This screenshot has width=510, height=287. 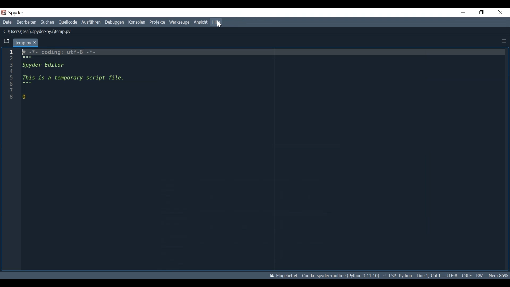 I want to click on Run, so click(x=91, y=22).